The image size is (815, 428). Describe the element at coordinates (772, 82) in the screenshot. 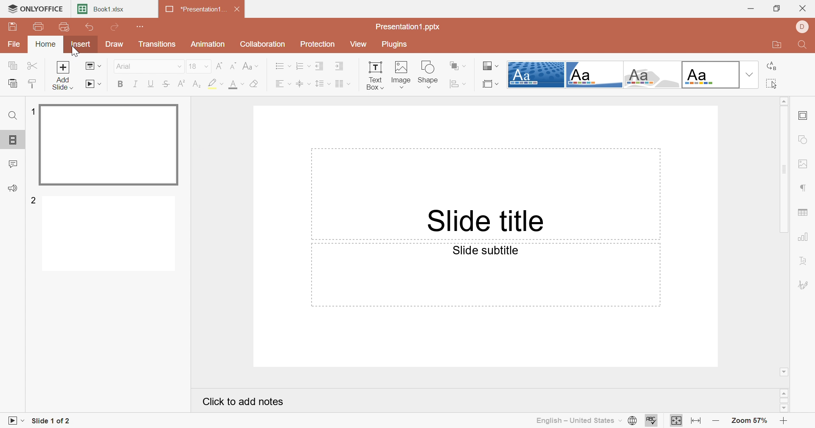

I see `Select all` at that location.